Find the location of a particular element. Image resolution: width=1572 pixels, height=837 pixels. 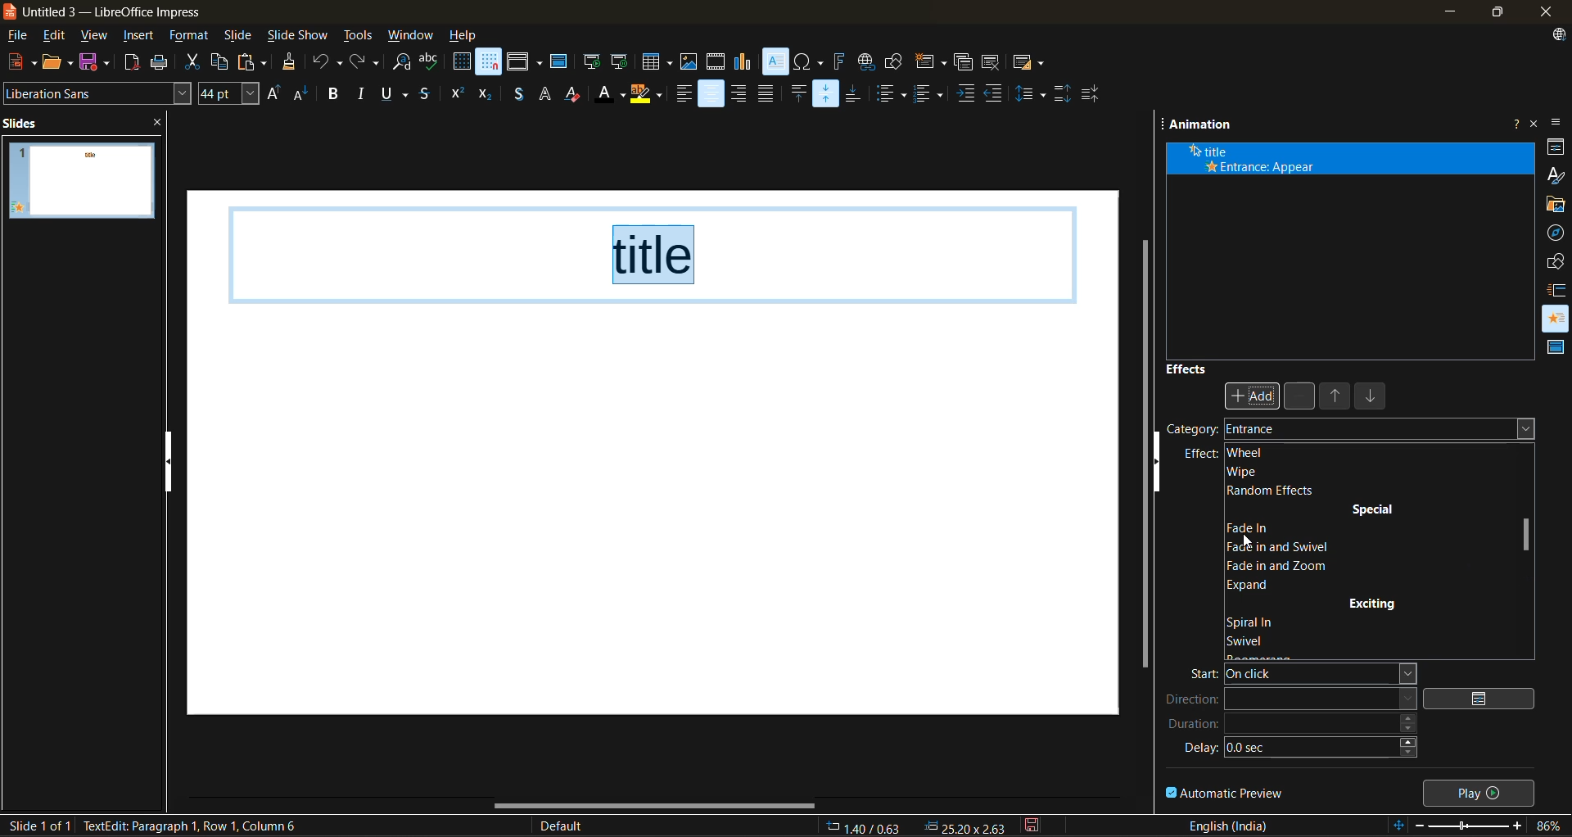

fade in and swivel is located at coordinates (1300, 545).